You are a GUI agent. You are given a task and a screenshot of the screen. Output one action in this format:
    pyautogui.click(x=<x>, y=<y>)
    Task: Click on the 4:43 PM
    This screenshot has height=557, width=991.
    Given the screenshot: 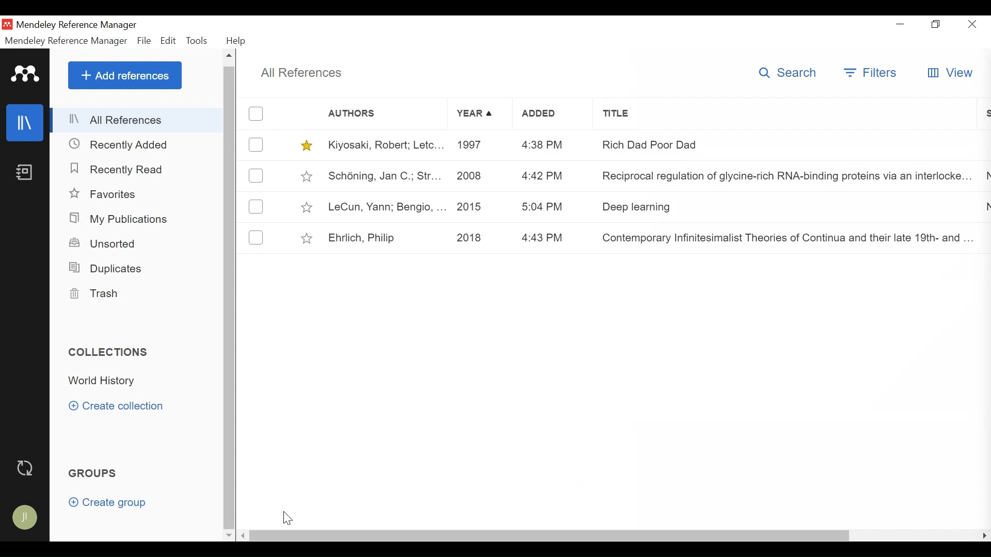 What is the action you would take?
    pyautogui.click(x=548, y=239)
    